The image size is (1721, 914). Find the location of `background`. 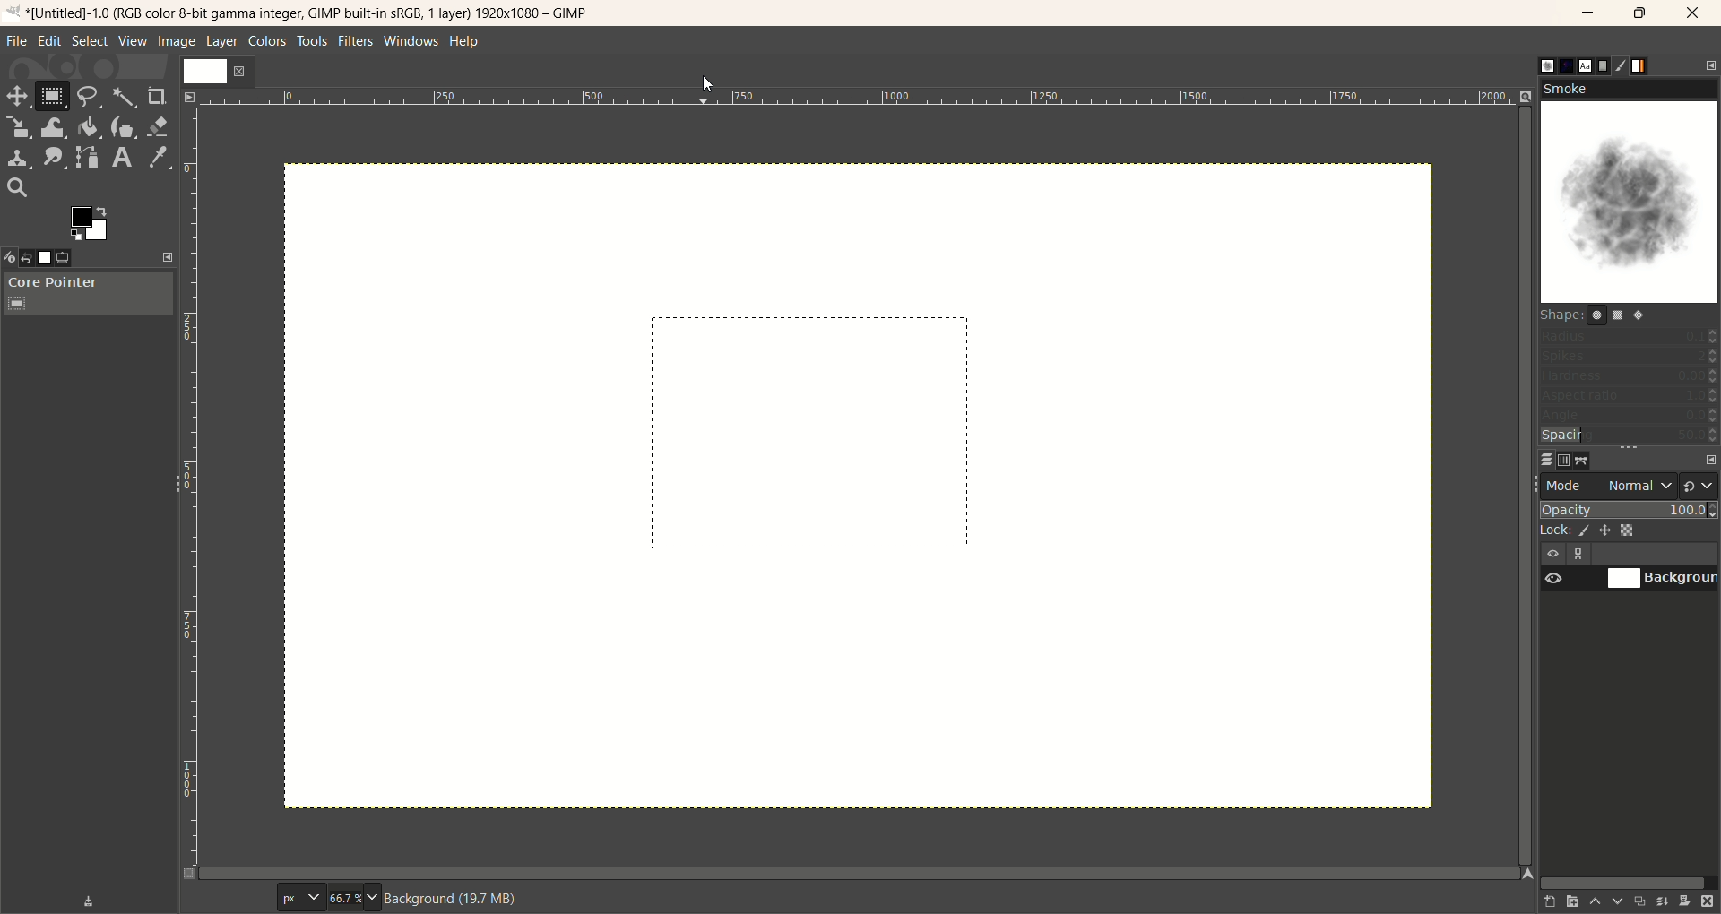

background is located at coordinates (454, 900).